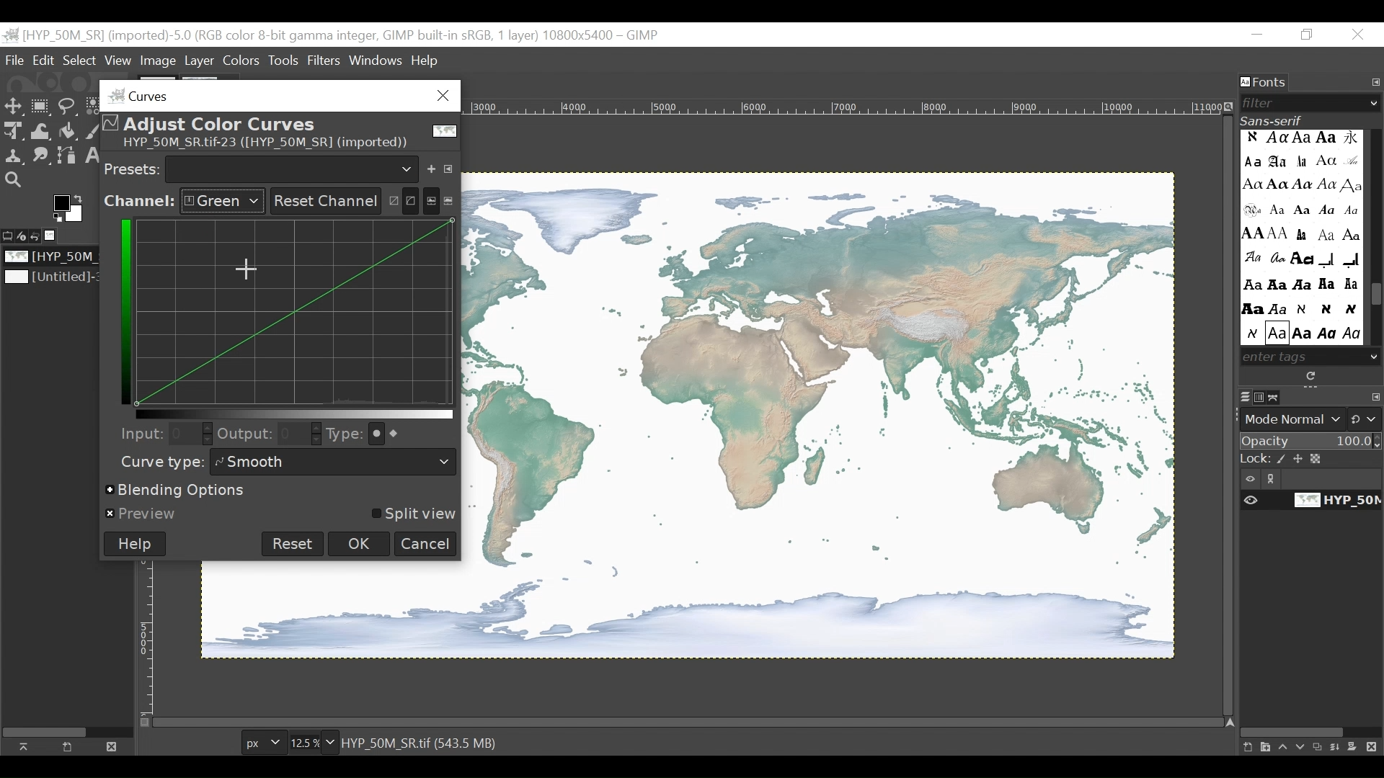  I want to click on Rsstore, so click(1307, 35).